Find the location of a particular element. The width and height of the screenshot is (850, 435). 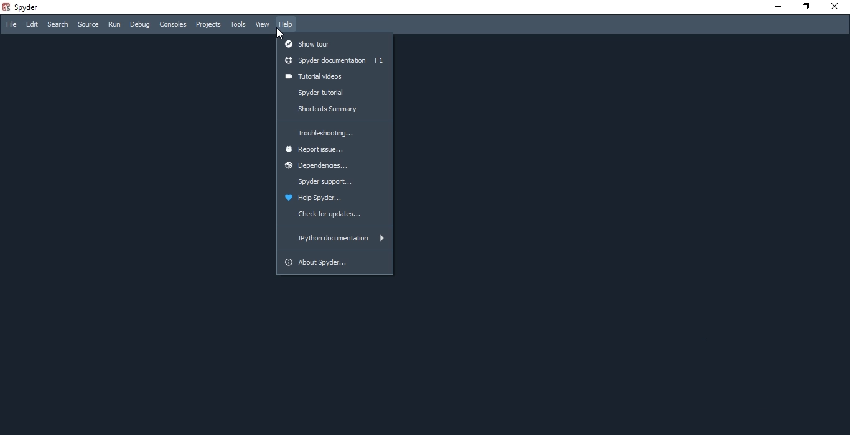

check for updates is located at coordinates (334, 216).